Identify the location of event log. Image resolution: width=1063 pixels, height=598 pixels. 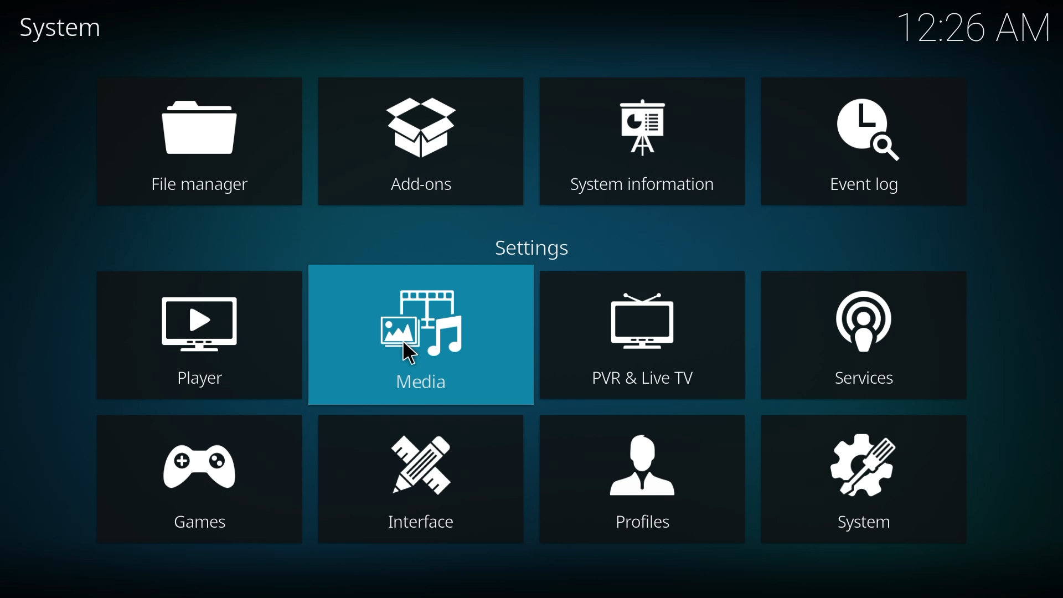
(868, 143).